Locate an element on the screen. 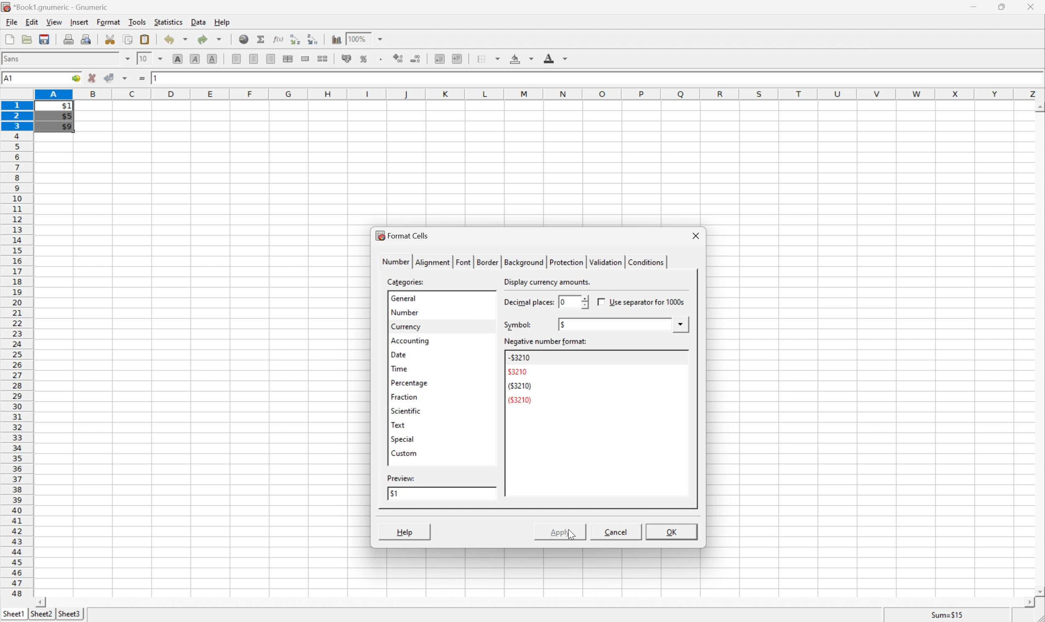 This screenshot has height=622, width=1045. sum in current cell is located at coordinates (263, 39).